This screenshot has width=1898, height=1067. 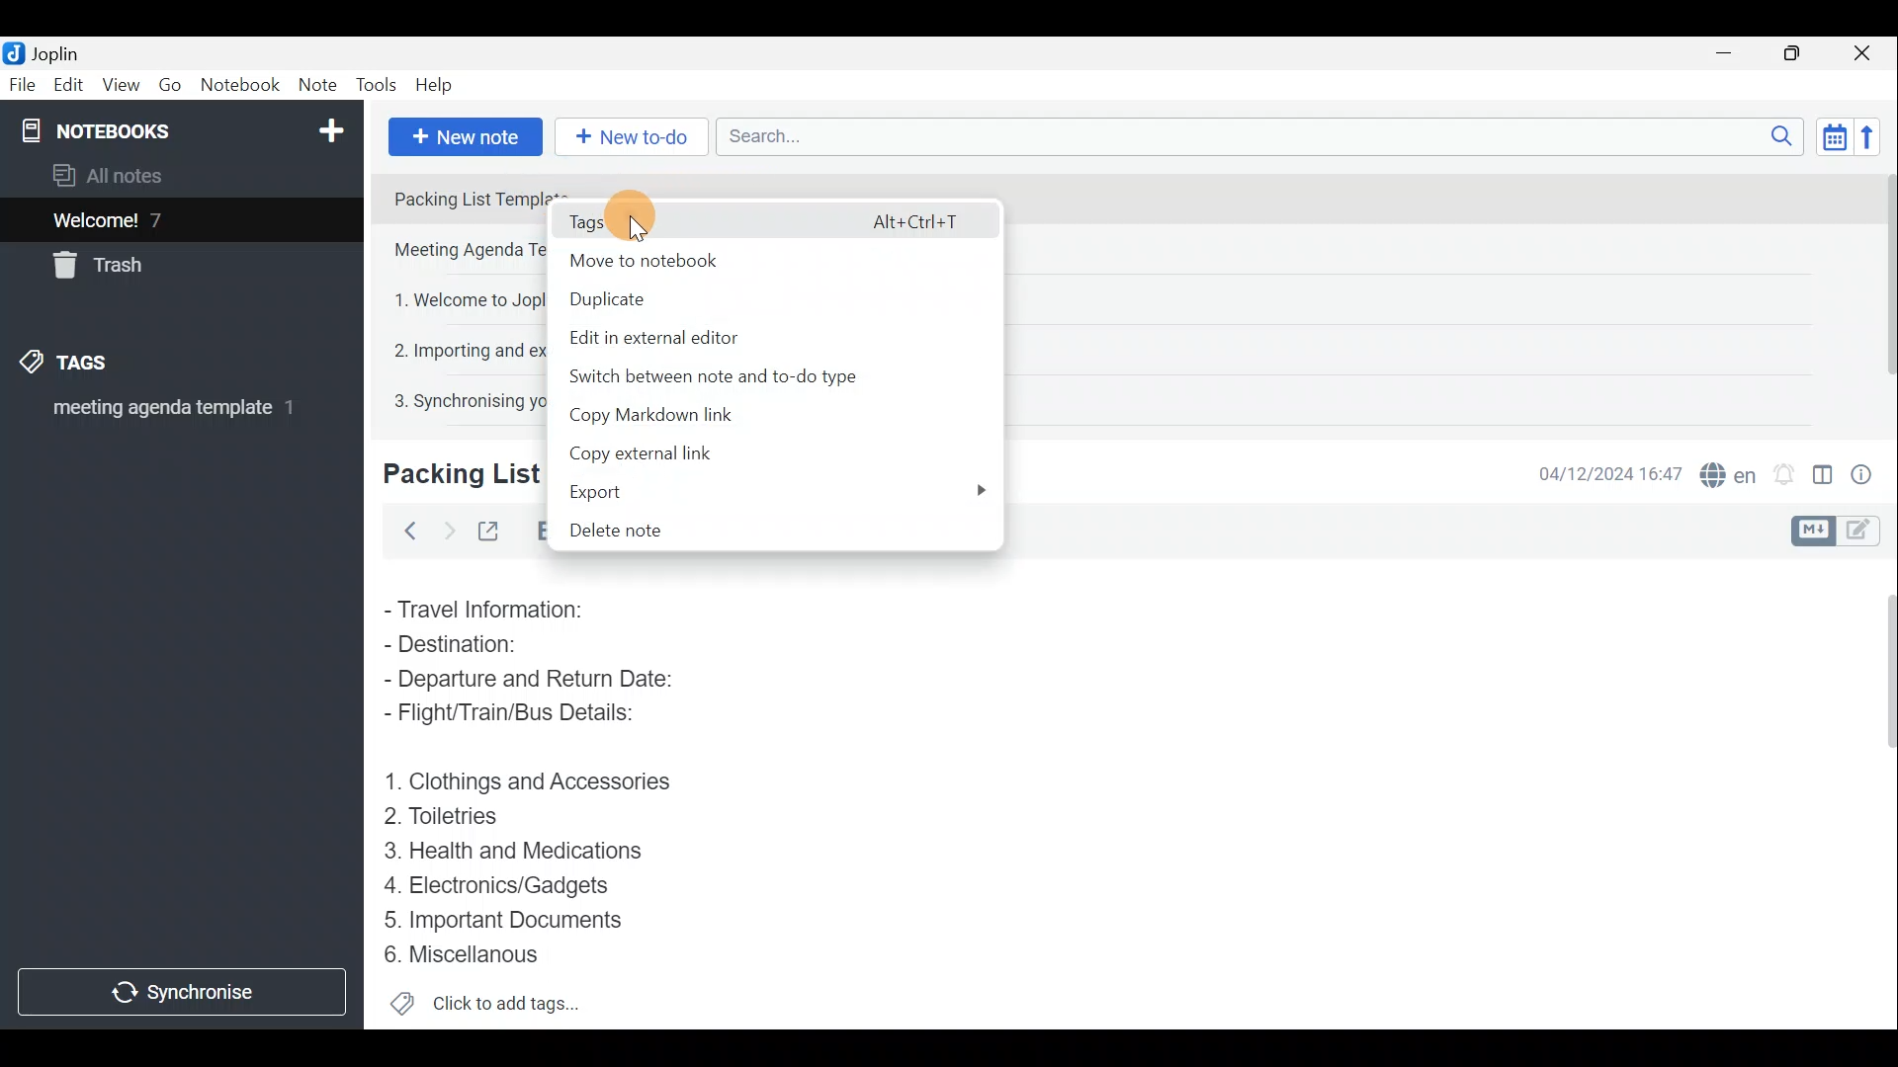 What do you see at coordinates (485, 1004) in the screenshot?
I see `Click to add tags` at bounding box center [485, 1004].